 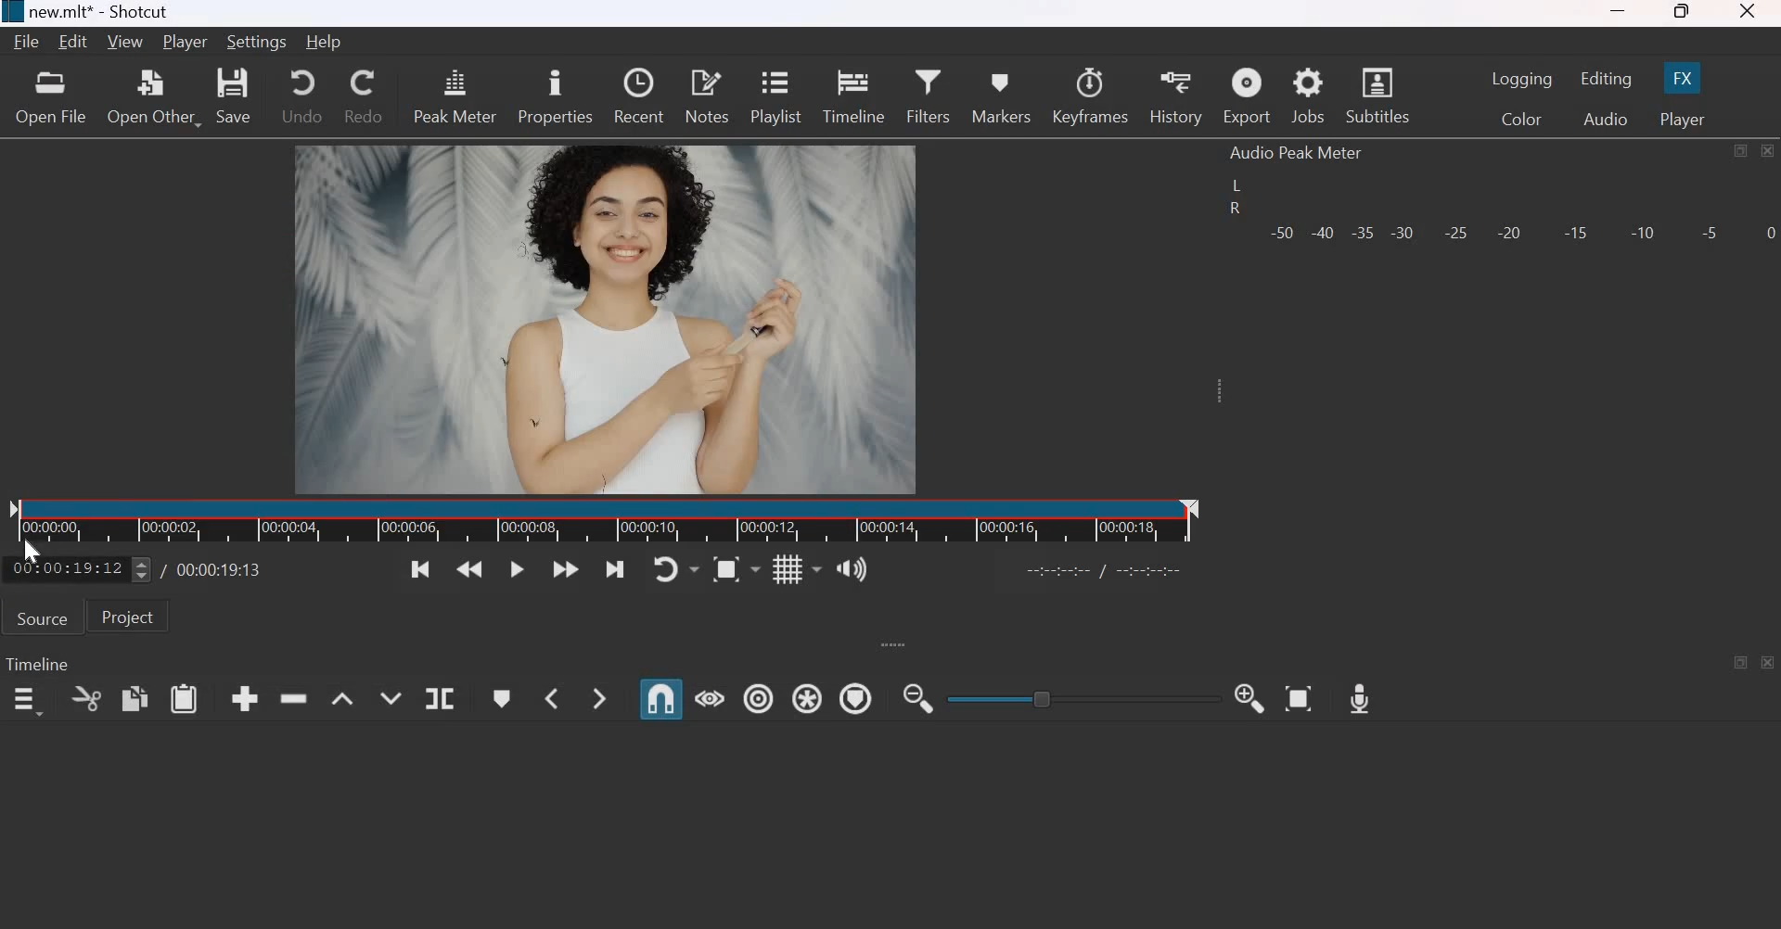 I want to click on cursor, so click(x=42, y=552).